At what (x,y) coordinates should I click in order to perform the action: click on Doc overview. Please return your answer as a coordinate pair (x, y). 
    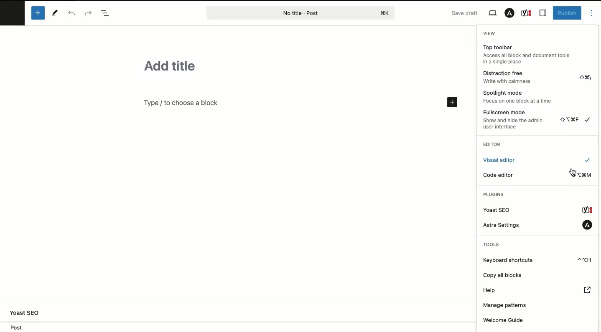
    Looking at the image, I should click on (107, 14).